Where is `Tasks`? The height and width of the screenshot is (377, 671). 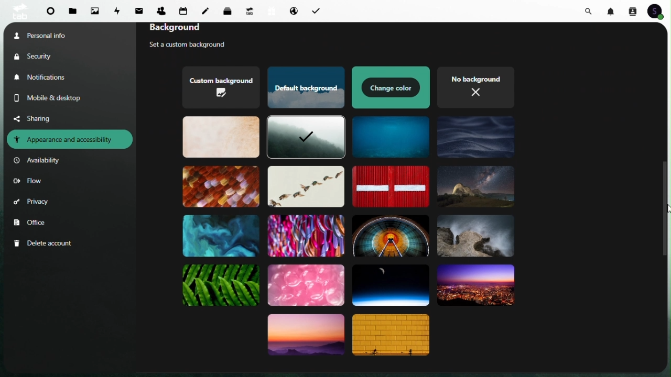 Tasks is located at coordinates (315, 10).